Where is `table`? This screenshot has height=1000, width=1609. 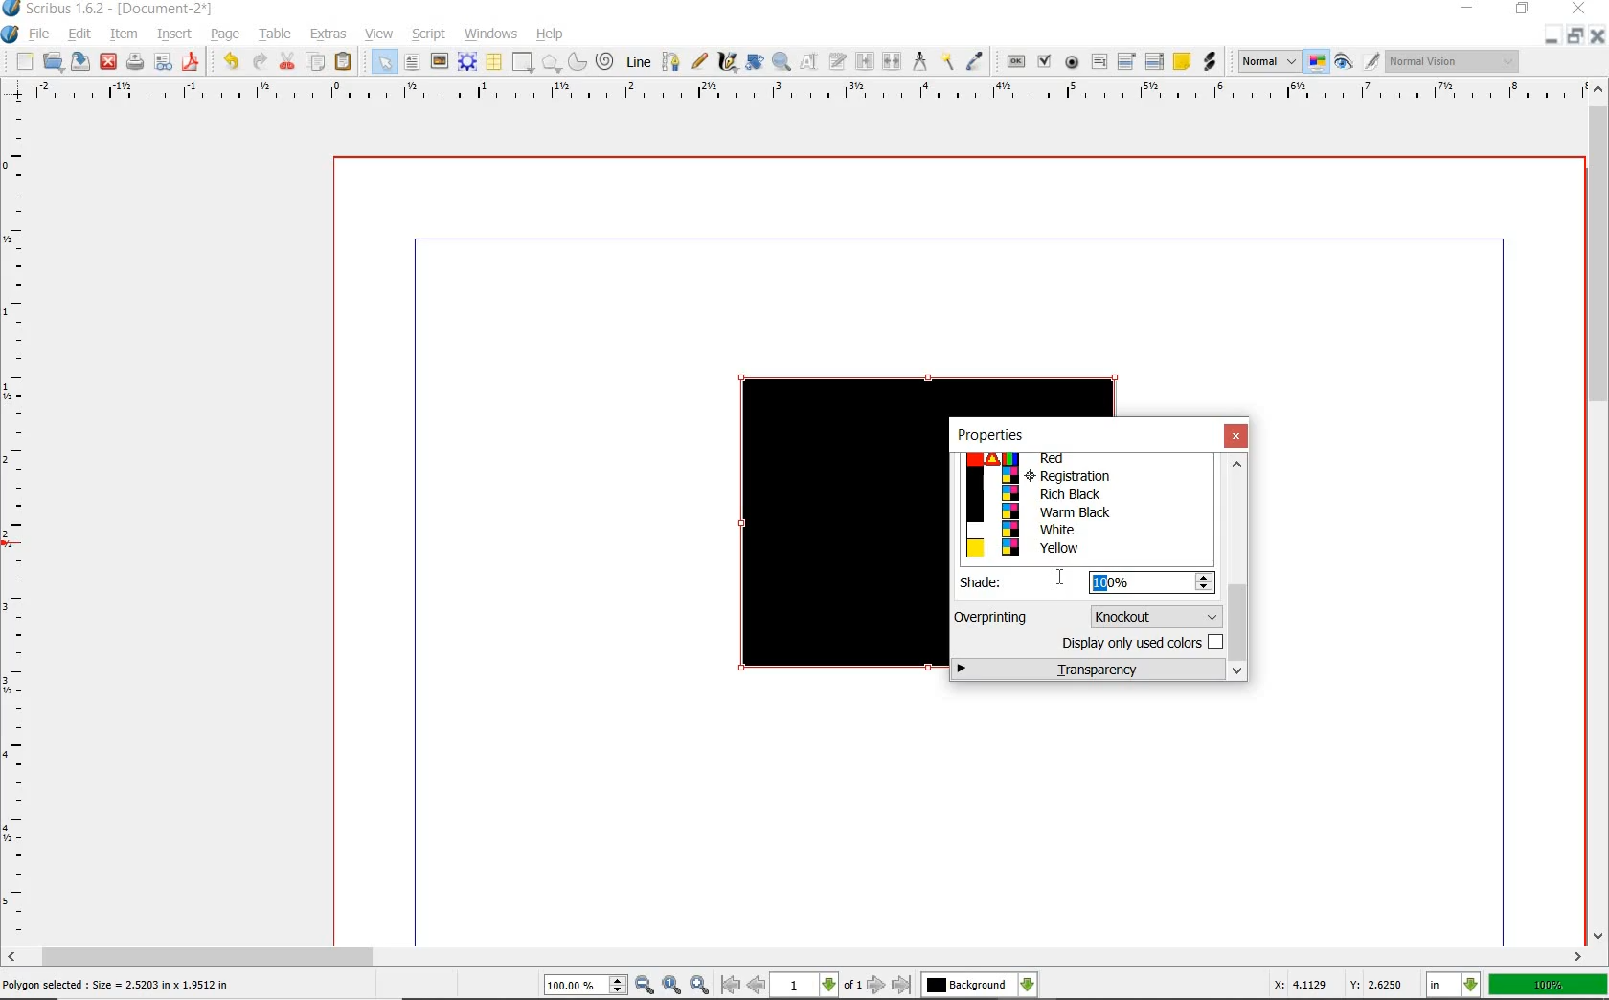
table is located at coordinates (494, 61).